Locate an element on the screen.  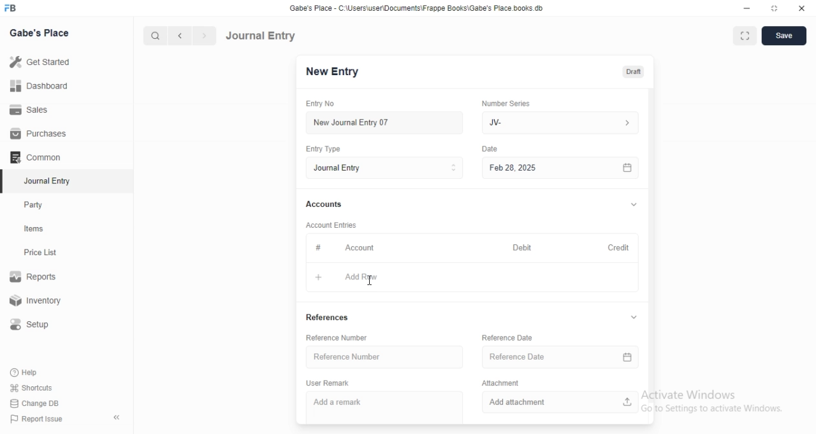
‘Journal Entry is located at coordinates (49, 181).